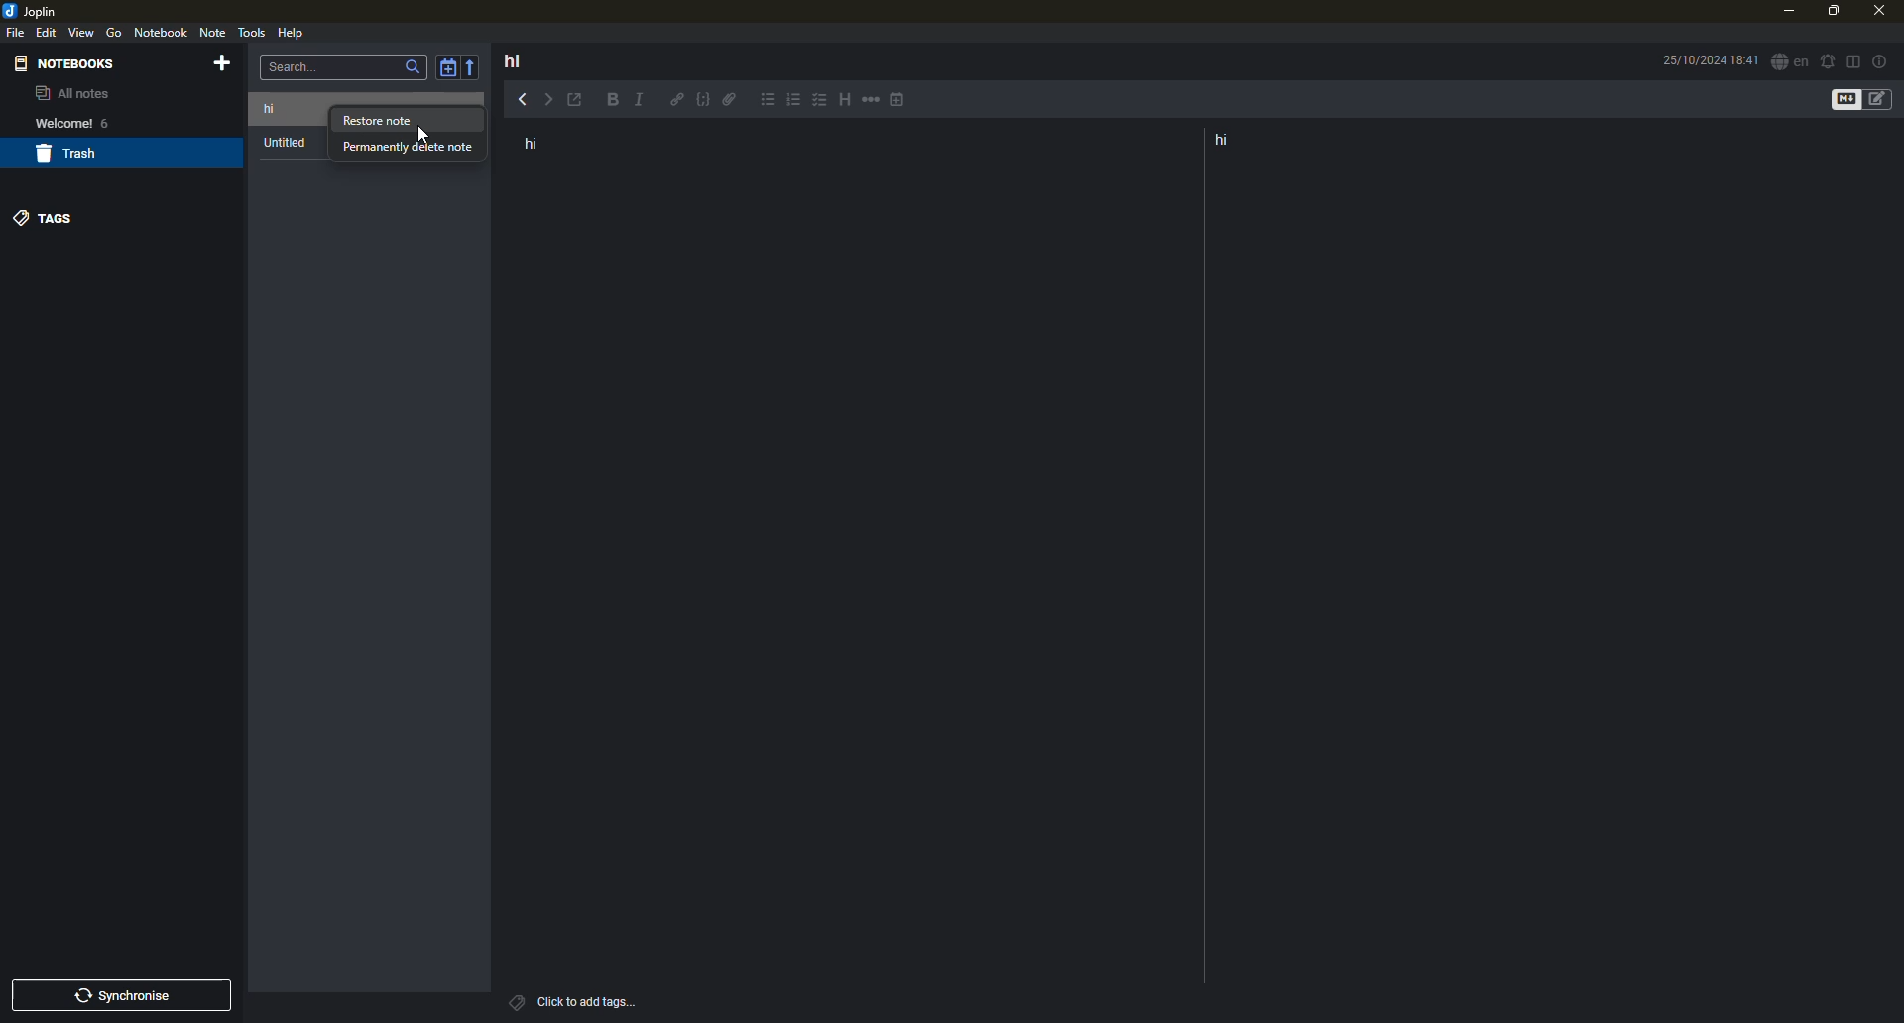 The width and height of the screenshot is (1904, 1023). I want to click on numbered list, so click(794, 103).